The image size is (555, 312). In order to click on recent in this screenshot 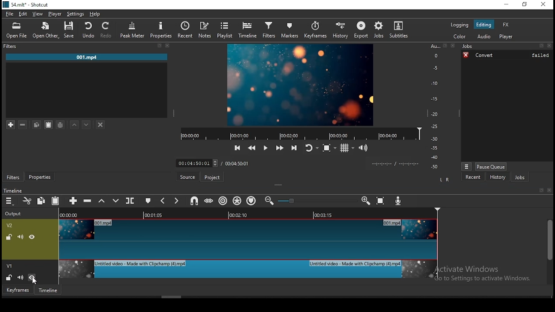, I will do `click(186, 29)`.